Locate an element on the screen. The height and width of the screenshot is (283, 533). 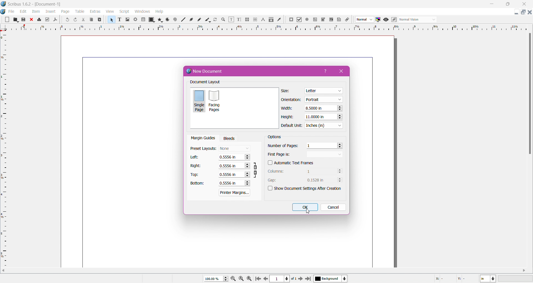
icon is located at coordinates (347, 20).